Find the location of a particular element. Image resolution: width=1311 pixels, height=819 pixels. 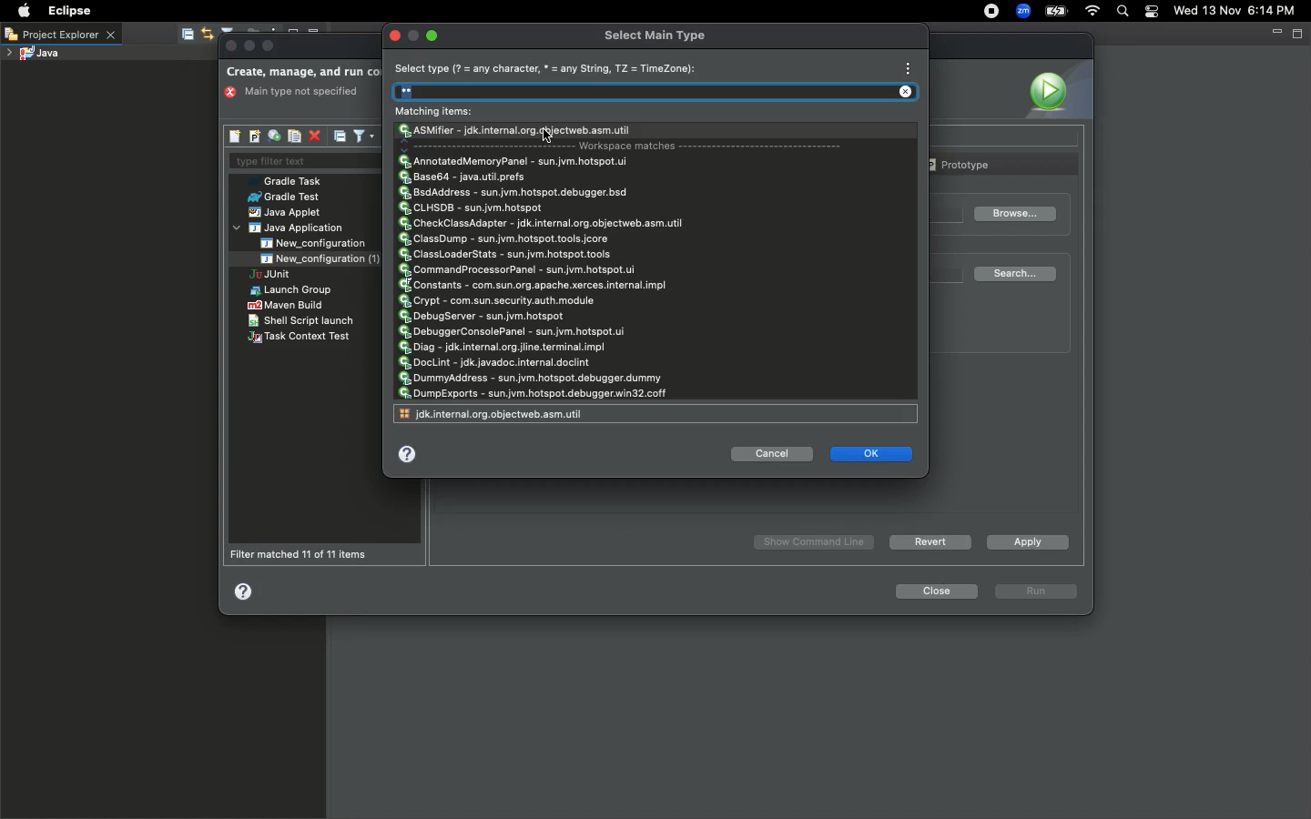

Maximize is located at coordinates (1299, 33).